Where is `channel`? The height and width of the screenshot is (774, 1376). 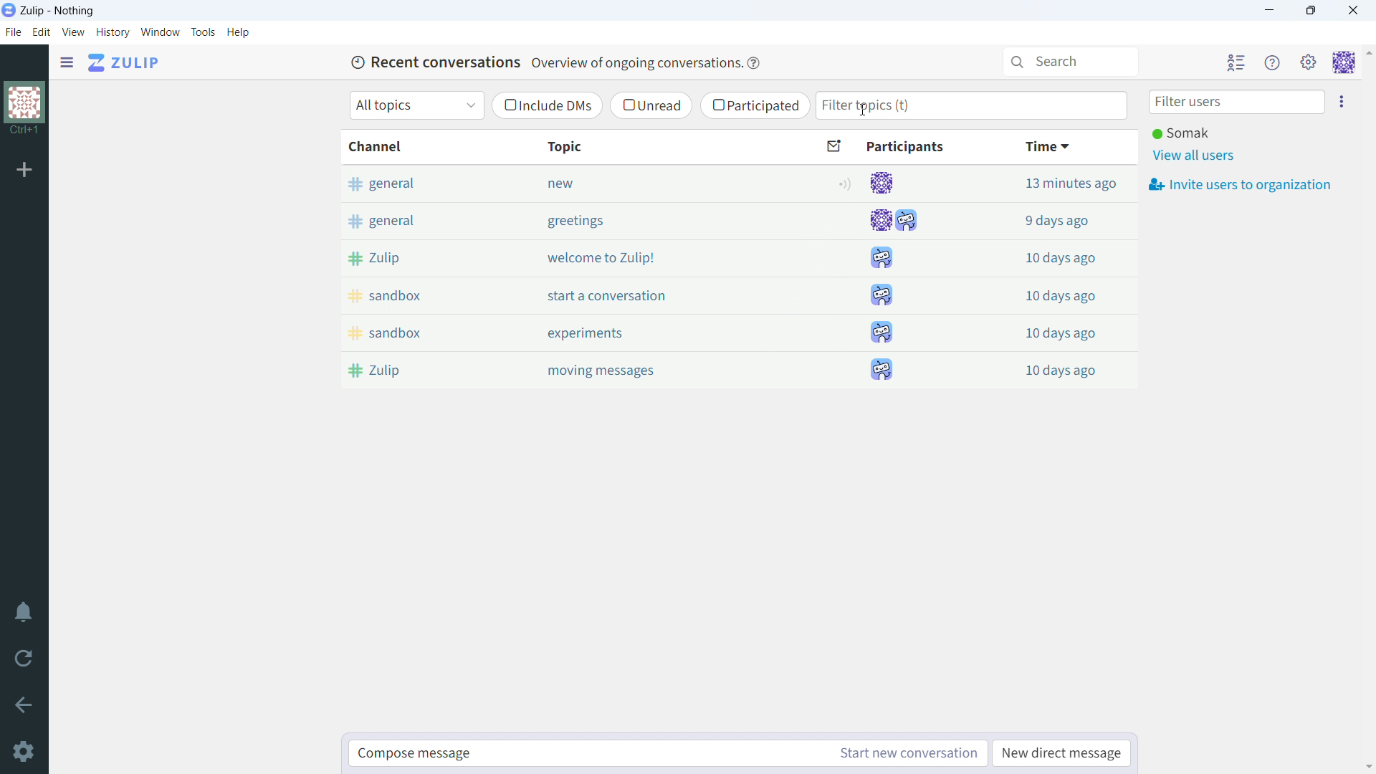
channel is located at coordinates (414, 146).